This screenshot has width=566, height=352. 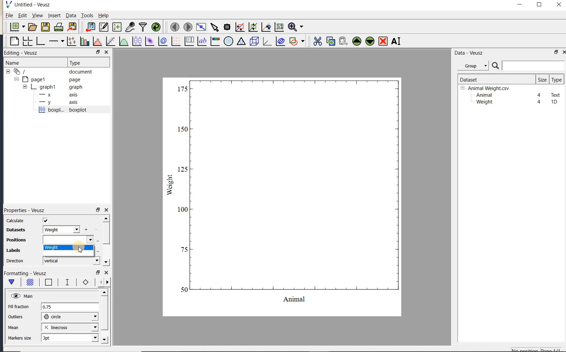 What do you see at coordinates (542, 79) in the screenshot?
I see `size` at bounding box center [542, 79].